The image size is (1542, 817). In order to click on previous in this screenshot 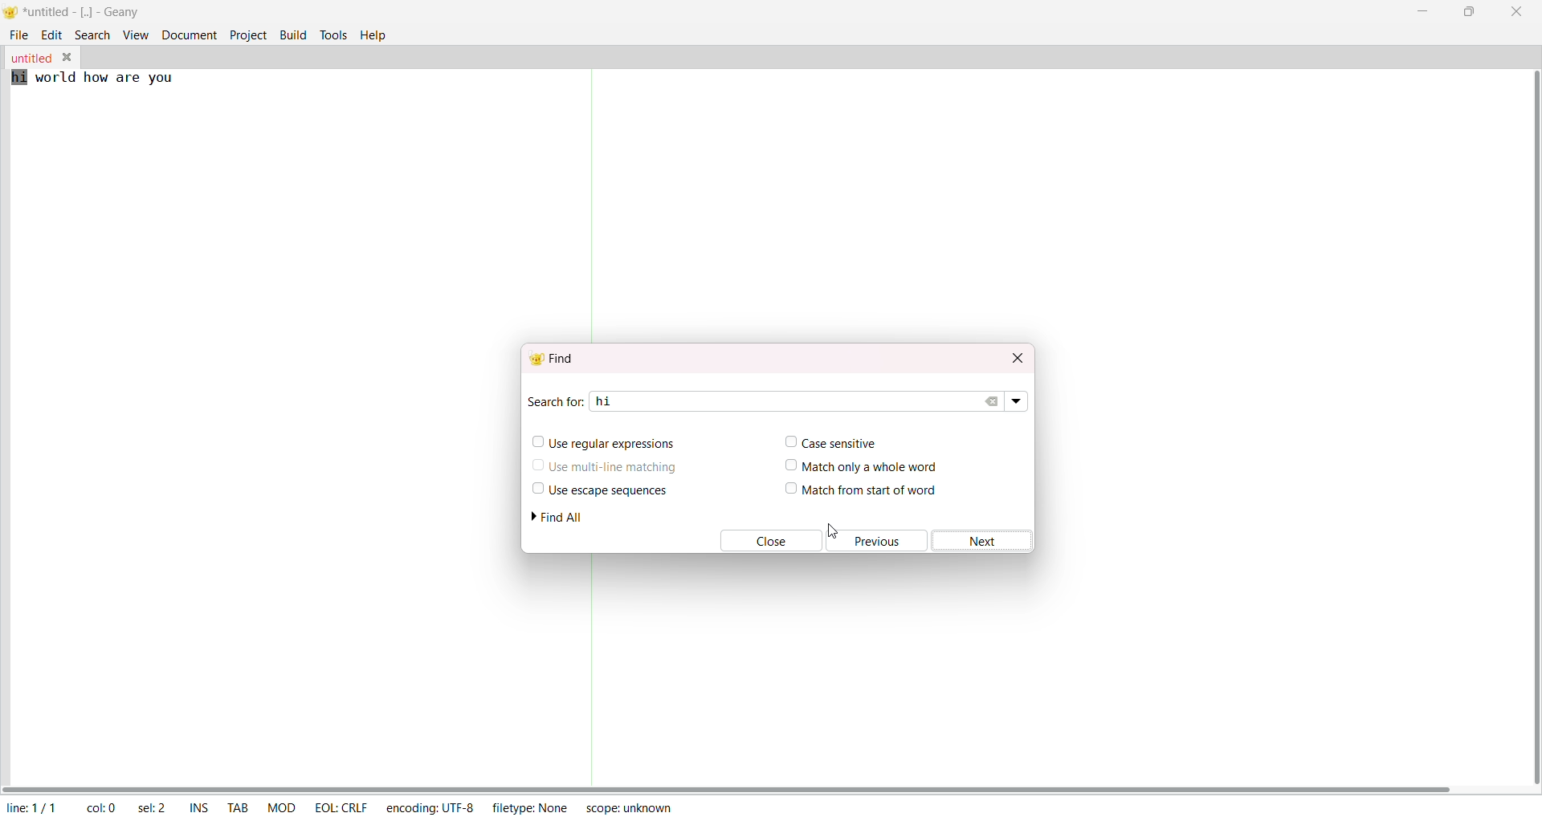, I will do `click(884, 541)`.